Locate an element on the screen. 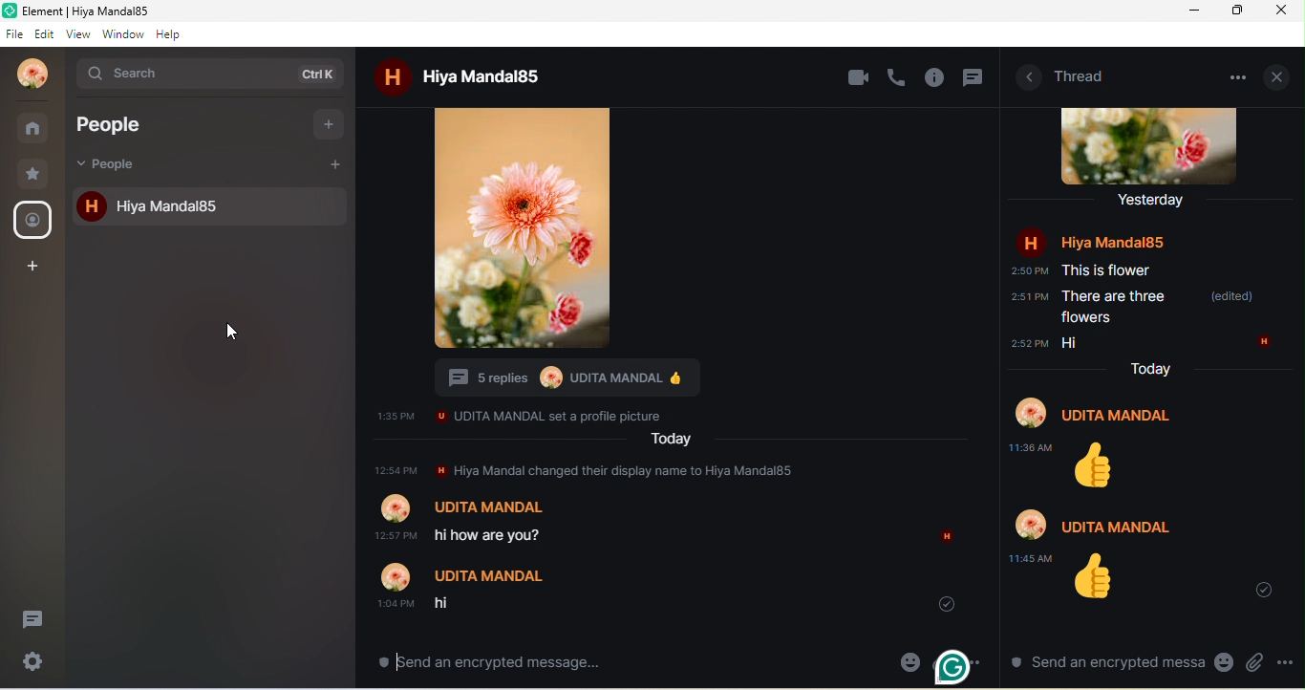 Image resolution: width=1305 pixels, height=690 pixels. file is located at coordinates (14, 32).